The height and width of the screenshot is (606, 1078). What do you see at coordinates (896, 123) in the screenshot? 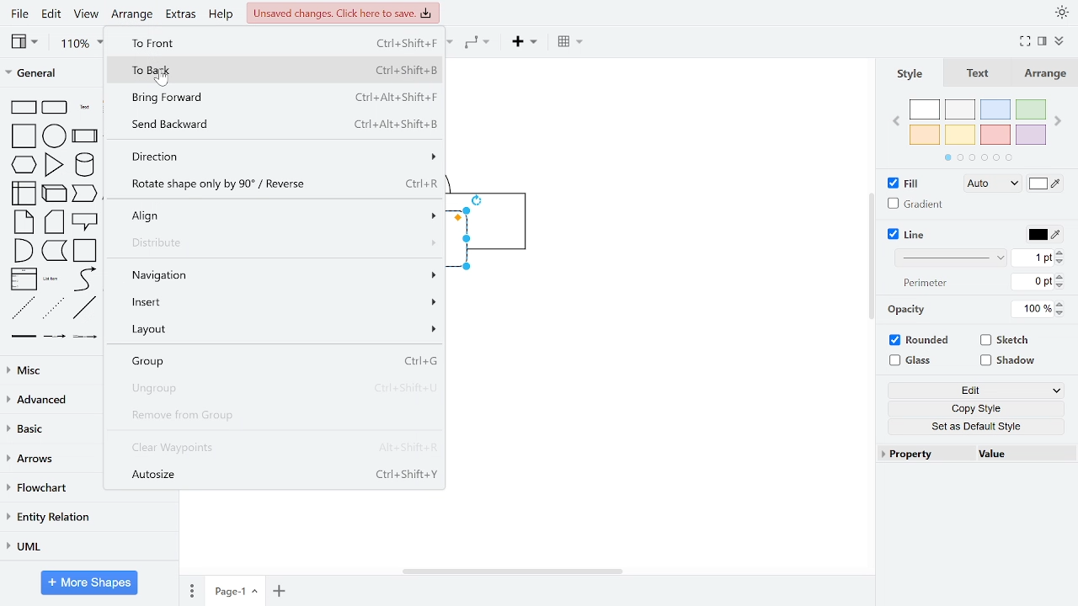
I see `previous` at bounding box center [896, 123].